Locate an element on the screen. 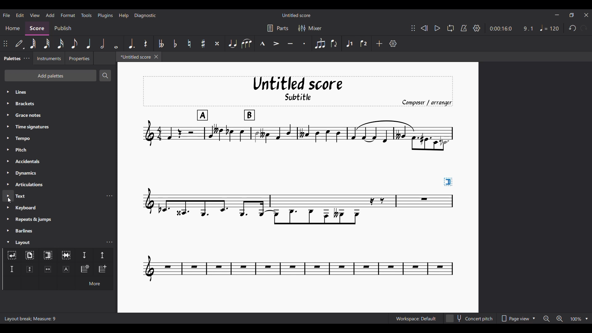  Insert text frame is located at coordinates (66, 269).